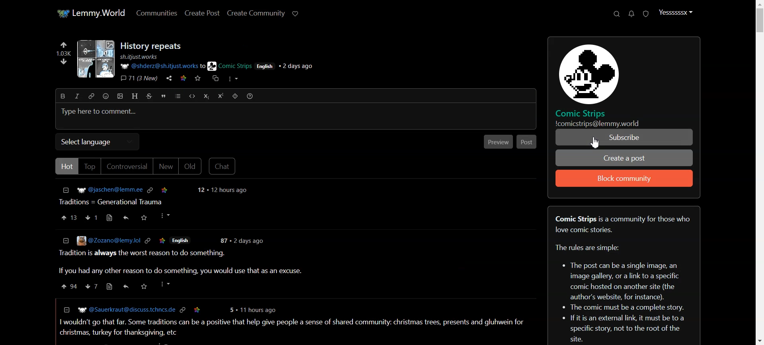 This screenshot has width=764, height=345. What do you see at coordinates (158, 66) in the screenshot?
I see `@shderz@sh.itjust.work` at bounding box center [158, 66].